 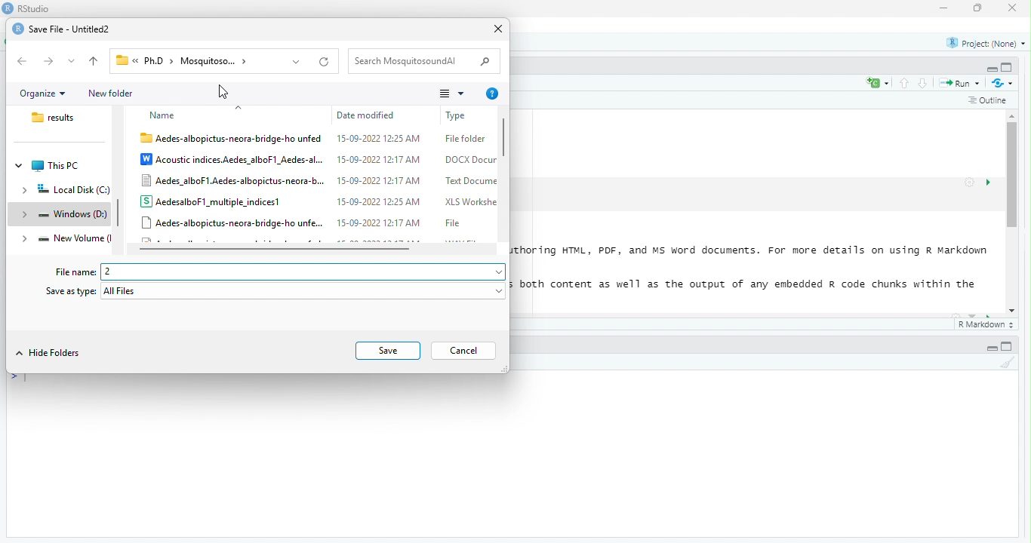 What do you see at coordinates (319, 201) in the screenshot?
I see `AedesalboF1_multiple_indices1 15-09-2022 1225AM XLS Worksheet` at bounding box center [319, 201].